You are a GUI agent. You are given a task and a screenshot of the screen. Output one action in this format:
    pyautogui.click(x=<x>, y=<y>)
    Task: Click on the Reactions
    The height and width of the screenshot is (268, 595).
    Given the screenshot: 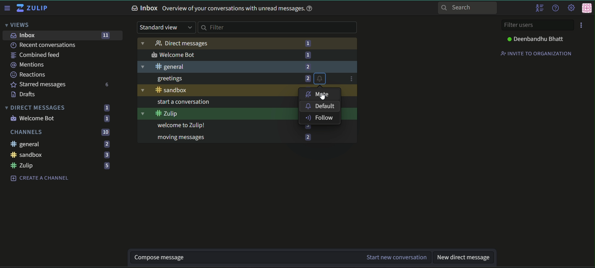 What is the action you would take?
    pyautogui.click(x=29, y=75)
    